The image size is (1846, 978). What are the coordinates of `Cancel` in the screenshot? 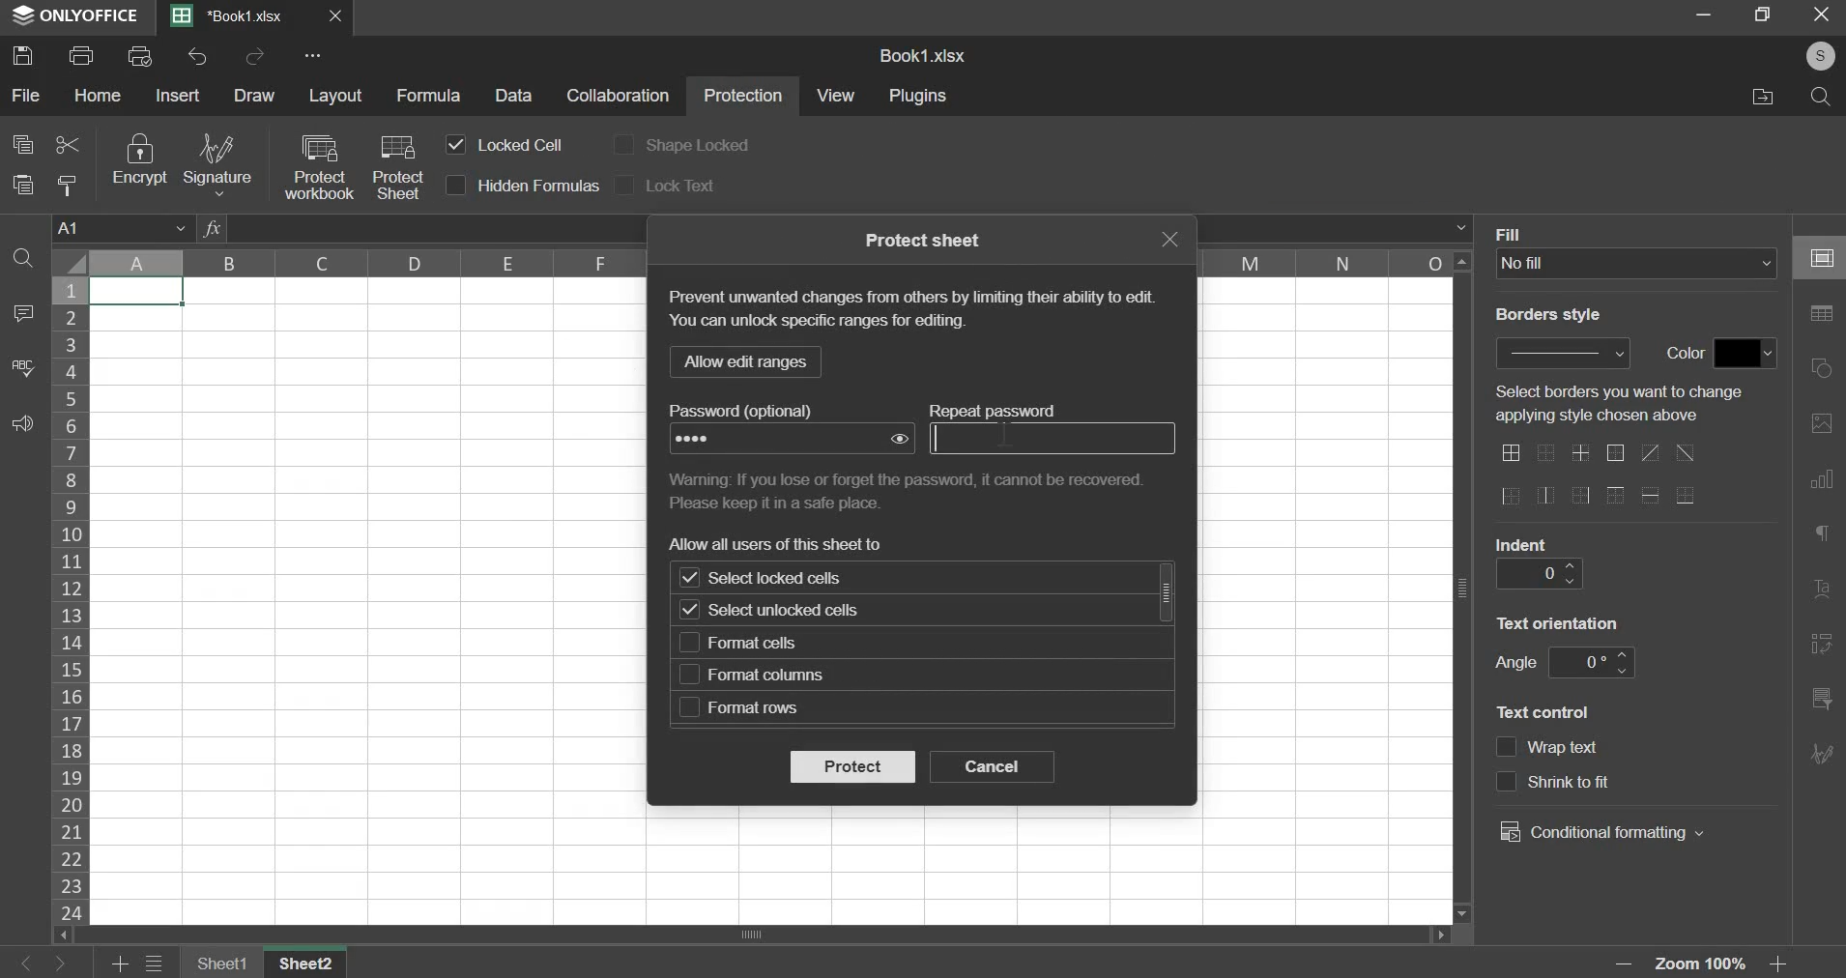 It's located at (1828, 17).